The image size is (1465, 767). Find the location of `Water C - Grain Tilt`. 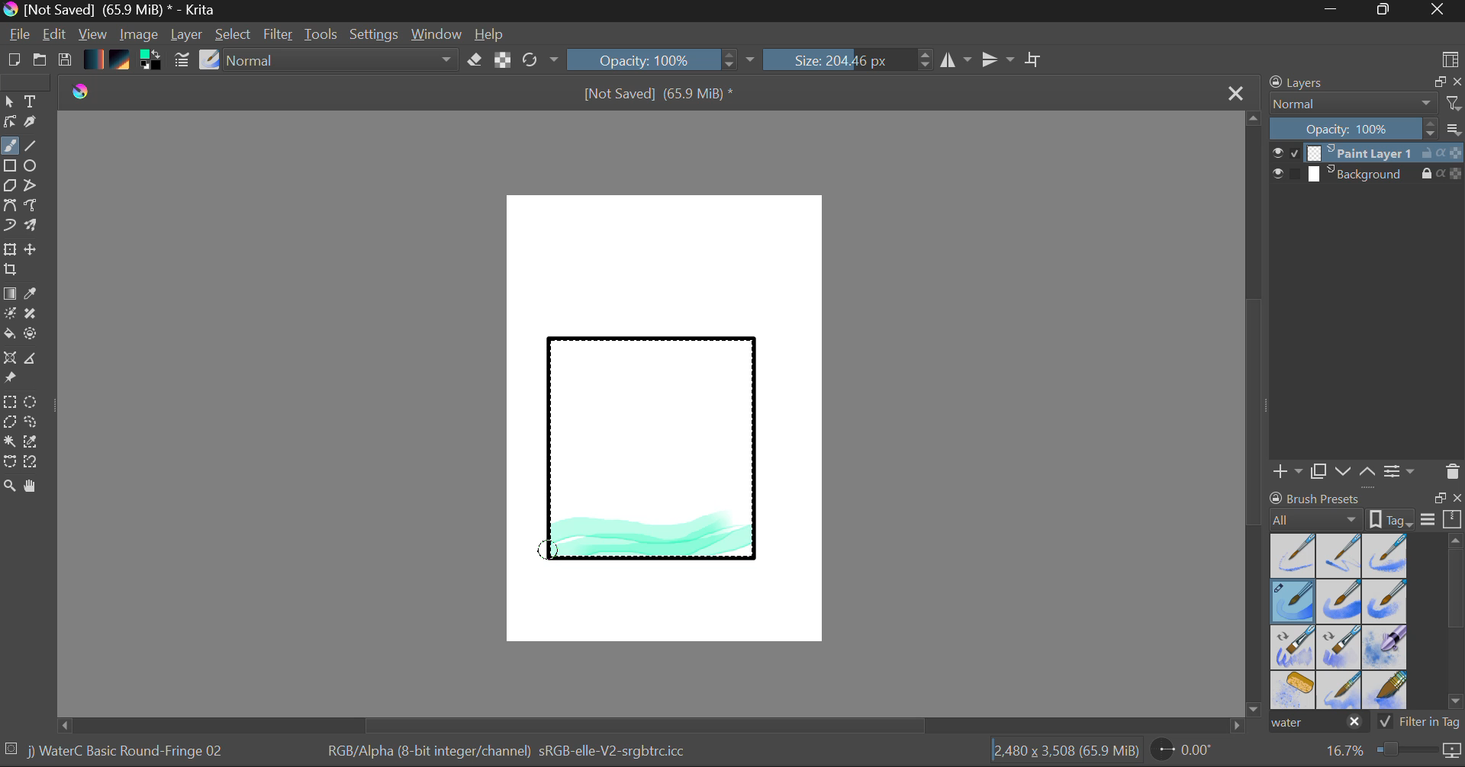

Water C - Grain Tilt is located at coordinates (1294, 647).